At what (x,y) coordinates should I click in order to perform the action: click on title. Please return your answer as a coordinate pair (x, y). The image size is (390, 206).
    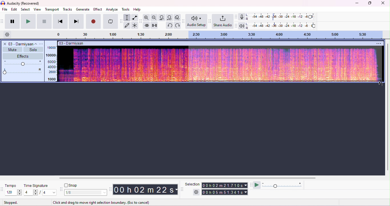
    Looking at the image, I should click on (21, 3).